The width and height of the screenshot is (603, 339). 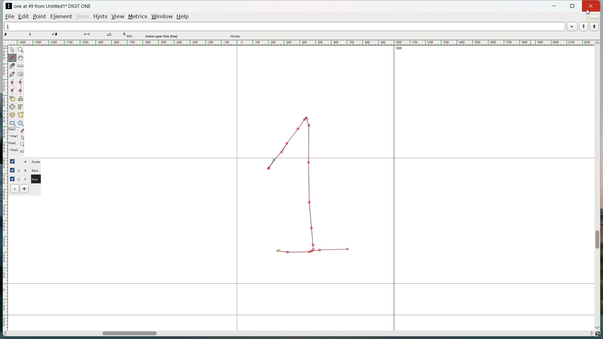 I want to click on scroll right, so click(x=591, y=333).